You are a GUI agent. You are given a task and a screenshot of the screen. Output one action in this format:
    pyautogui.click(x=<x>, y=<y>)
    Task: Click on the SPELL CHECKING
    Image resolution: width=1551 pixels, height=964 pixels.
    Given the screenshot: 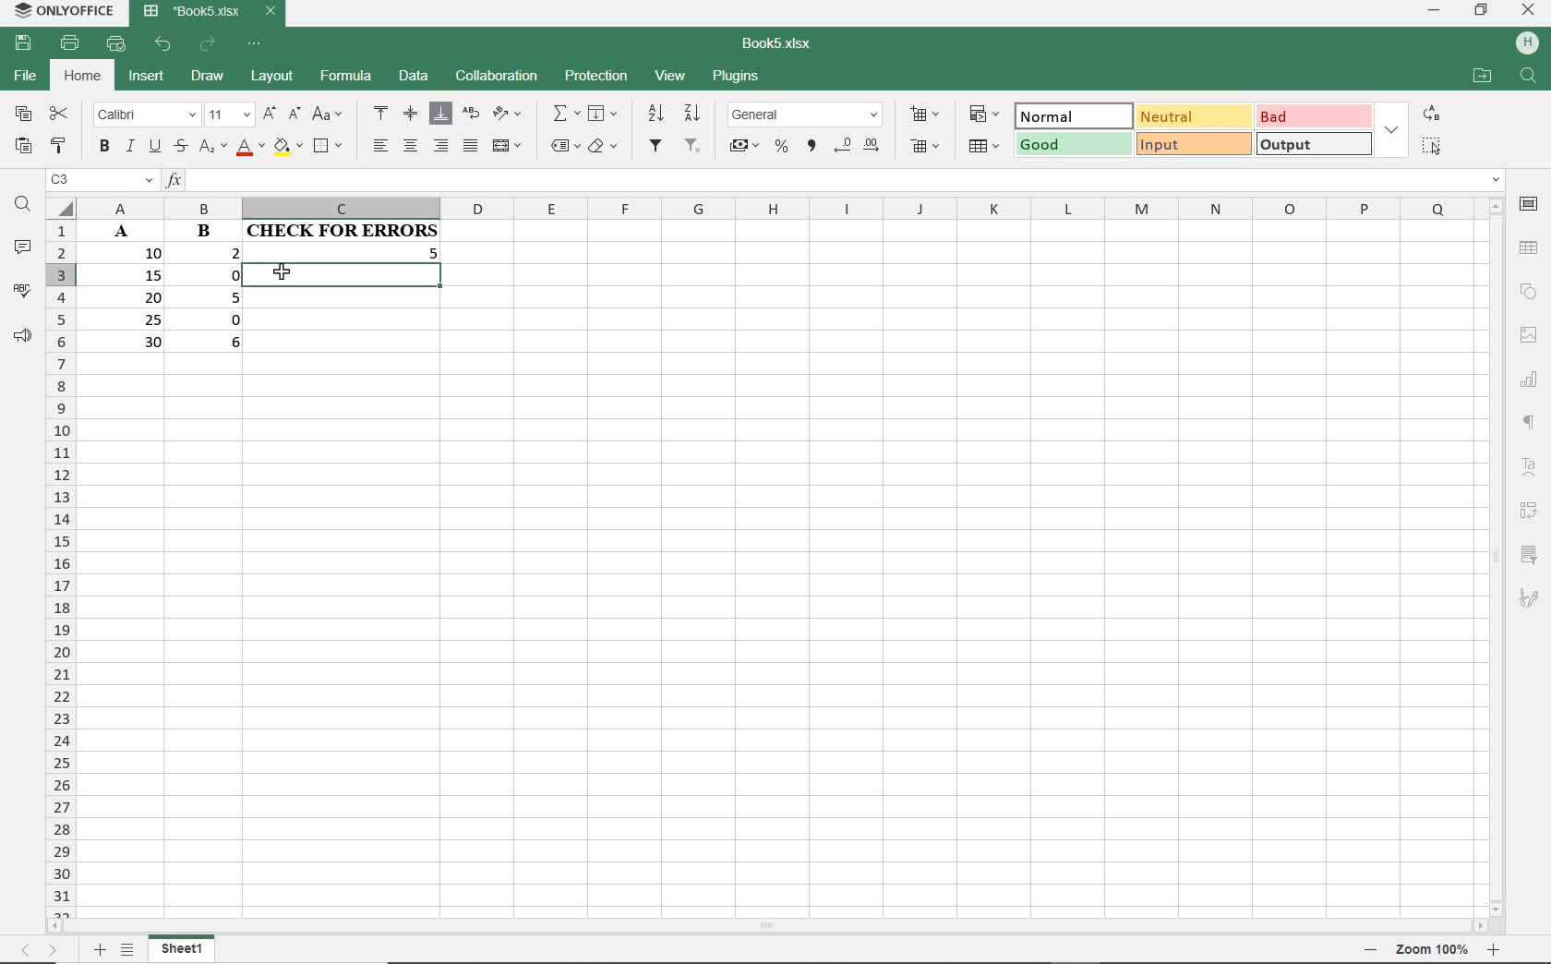 What is the action you would take?
    pyautogui.click(x=21, y=288)
    